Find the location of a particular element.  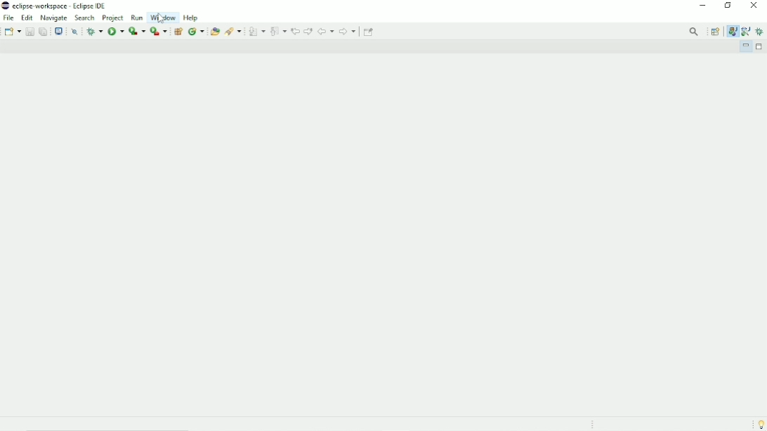

File is located at coordinates (8, 18).